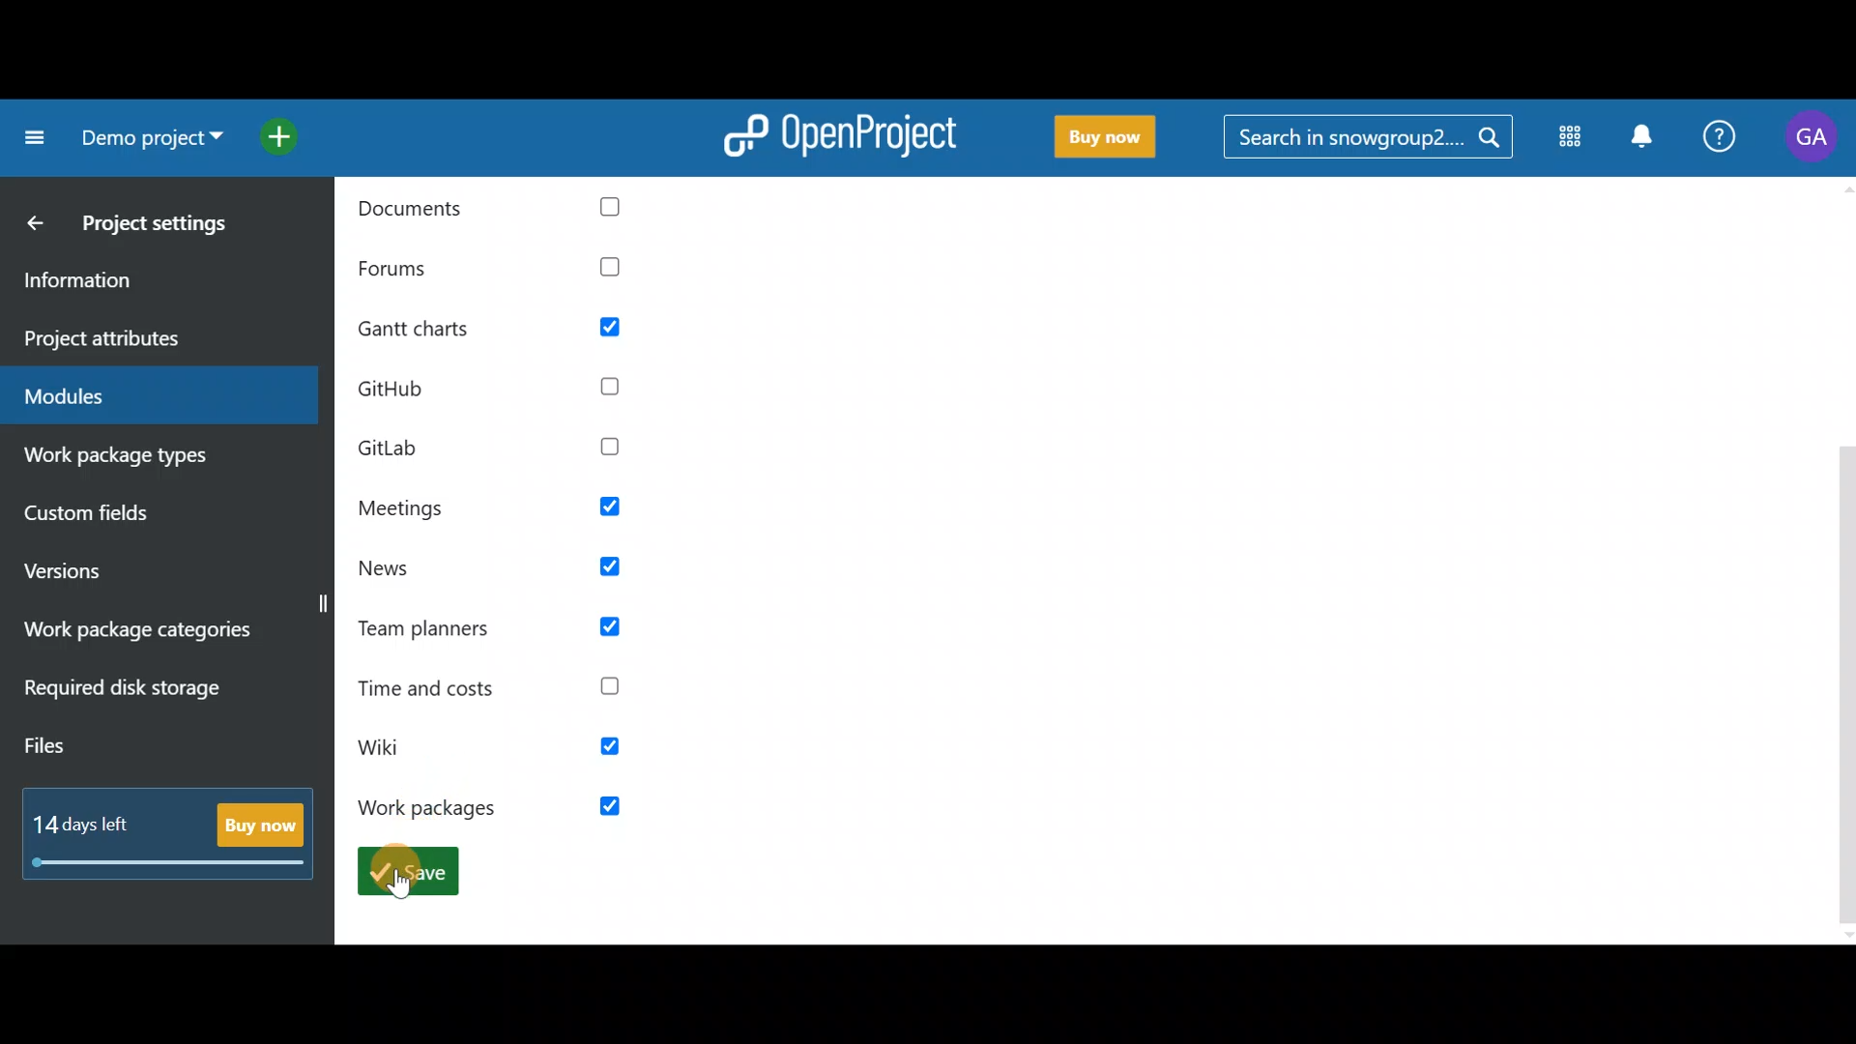  I want to click on Meetings, so click(493, 508).